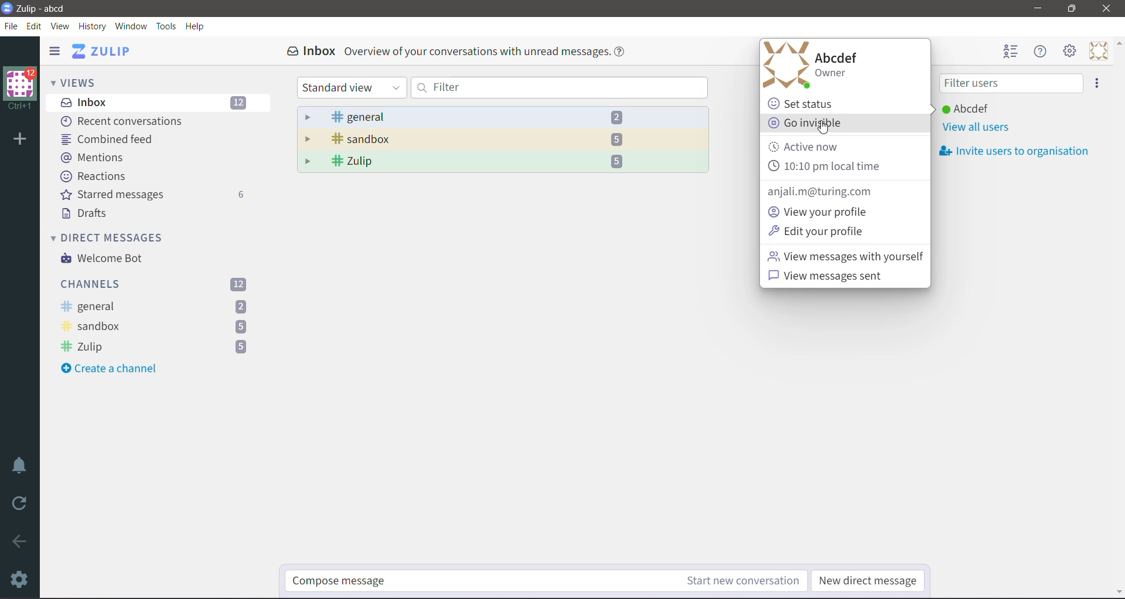  I want to click on Reactions, so click(96, 176).